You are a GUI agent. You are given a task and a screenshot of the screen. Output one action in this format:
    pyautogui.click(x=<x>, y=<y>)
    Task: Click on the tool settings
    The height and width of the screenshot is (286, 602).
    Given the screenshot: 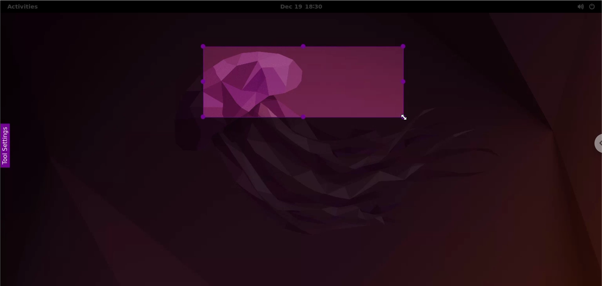 What is the action you would take?
    pyautogui.click(x=9, y=147)
    